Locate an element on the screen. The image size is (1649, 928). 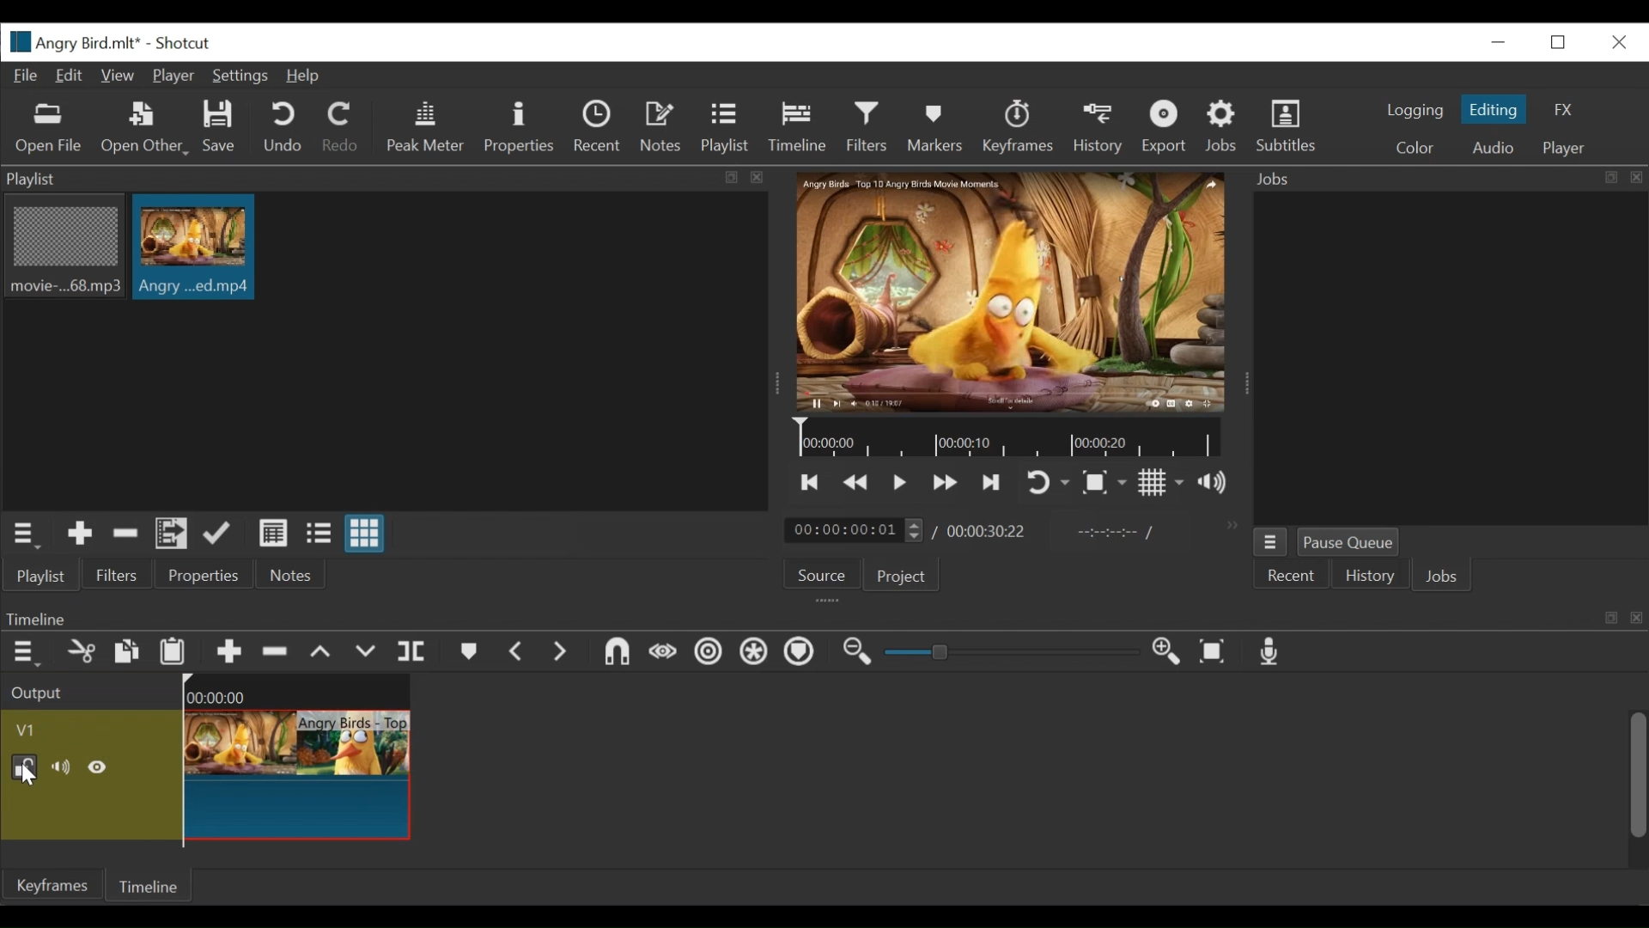
Skip to the next point is located at coordinates (991, 483).